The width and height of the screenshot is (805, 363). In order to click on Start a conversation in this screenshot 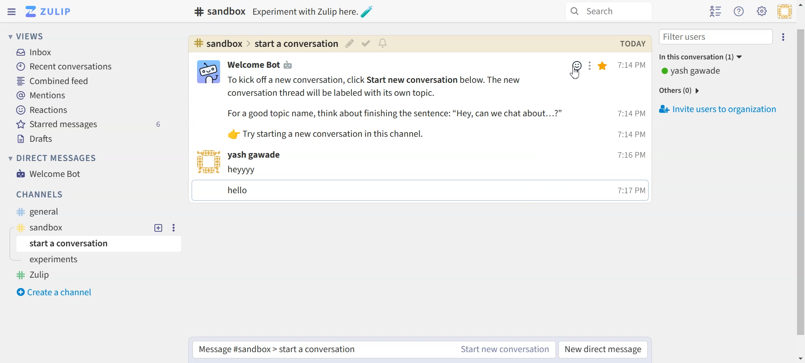, I will do `click(320, 351)`.